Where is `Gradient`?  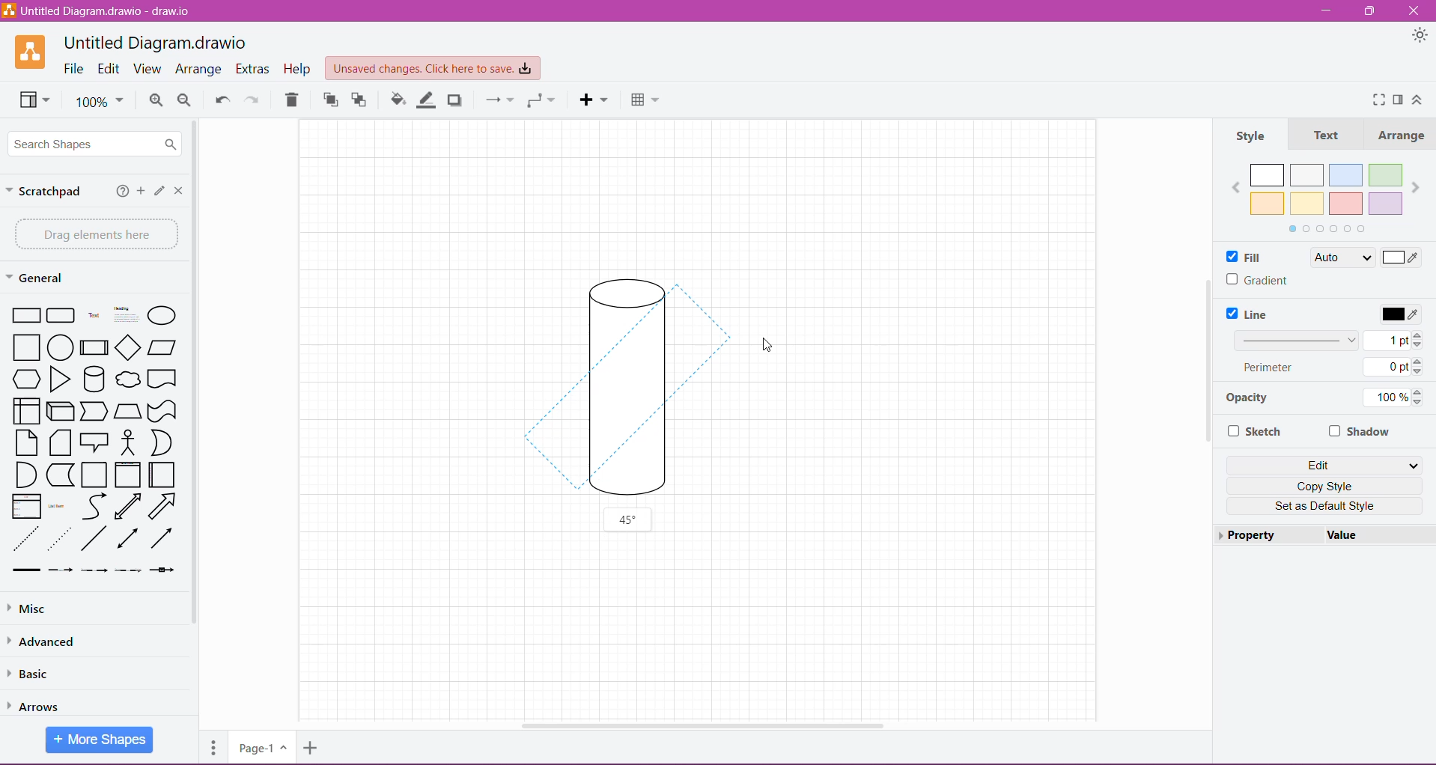
Gradient is located at coordinates (1258, 280).